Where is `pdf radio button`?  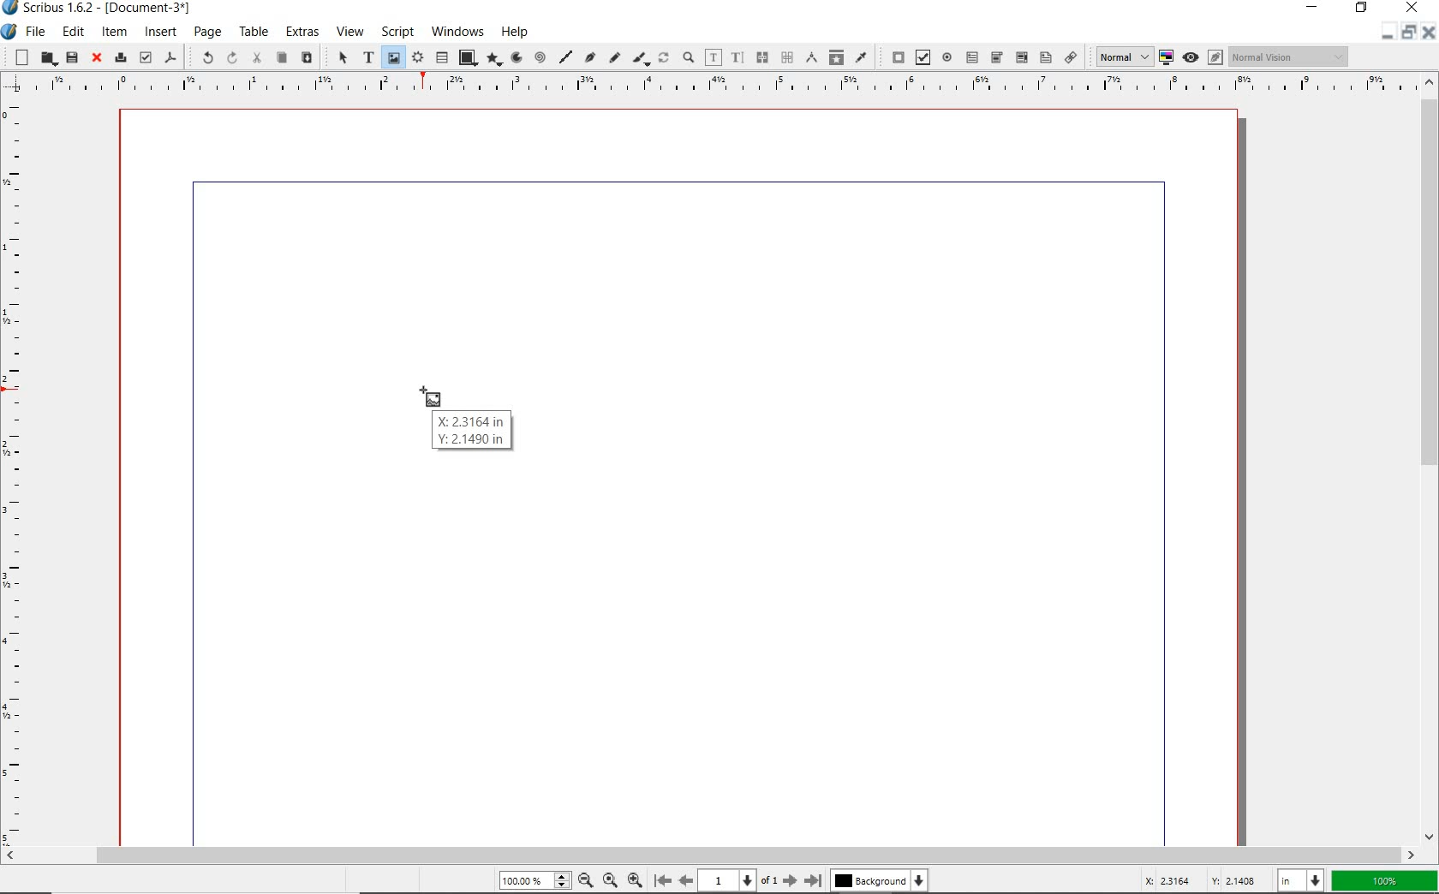 pdf radio button is located at coordinates (948, 57).